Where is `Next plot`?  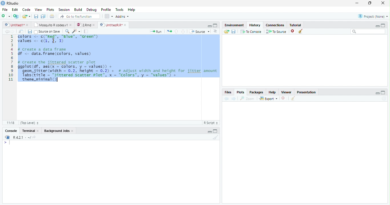
Next plot is located at coordinates (234, 99).